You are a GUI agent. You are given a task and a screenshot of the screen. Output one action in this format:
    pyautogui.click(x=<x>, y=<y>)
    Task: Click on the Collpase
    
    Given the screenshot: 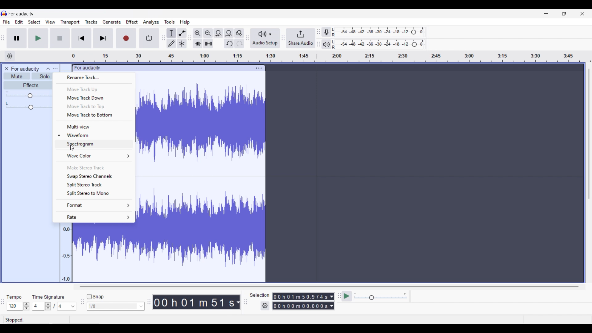 What is the action you would take?
    pyautogui.click(x=48, y=68)
    